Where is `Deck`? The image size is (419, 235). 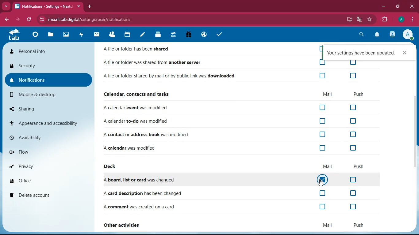
Deck is located at coordinates (157, 35).